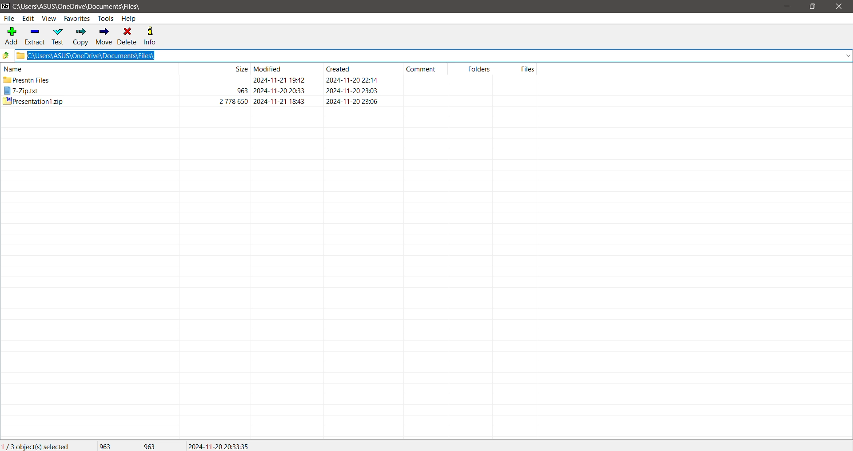 This screenshot has width=853, height=451. Describe the element at coordinates (105, 445) in the screenshot. I see `Total Size of selected file(s)` at that location.